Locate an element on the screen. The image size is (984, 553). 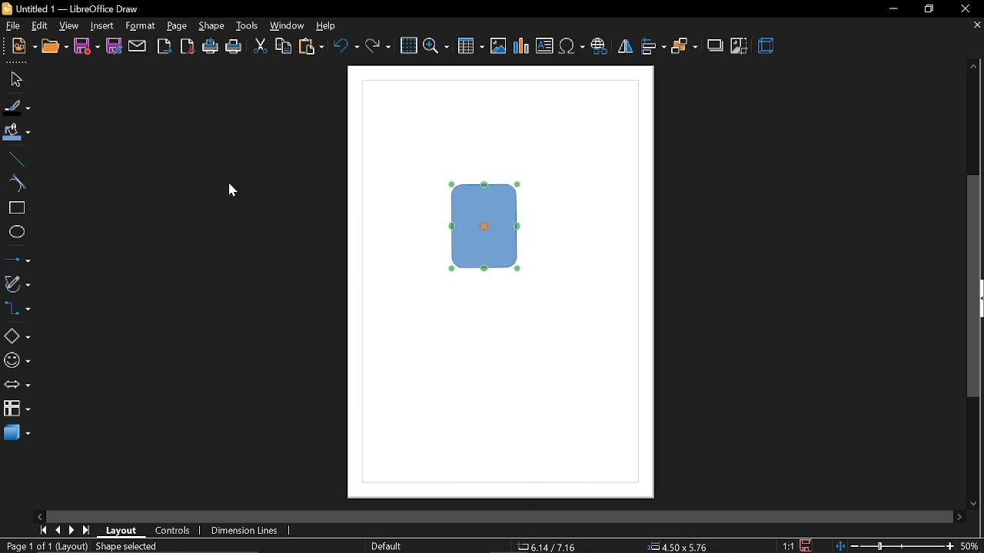
layout is located at coordinates (121, 529).